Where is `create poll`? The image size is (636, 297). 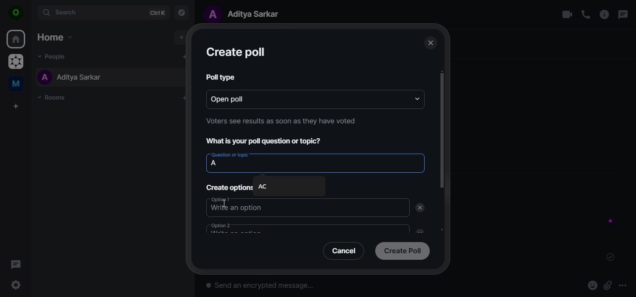
create poll is located at coordinates (402, 250).